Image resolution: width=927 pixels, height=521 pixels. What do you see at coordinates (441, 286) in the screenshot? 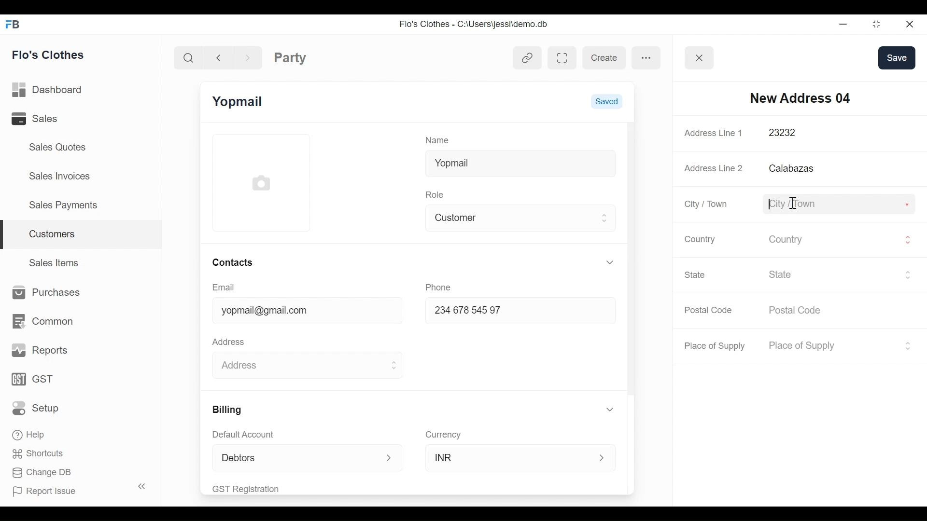
I see `Phone` at bounding box center [441, 286].